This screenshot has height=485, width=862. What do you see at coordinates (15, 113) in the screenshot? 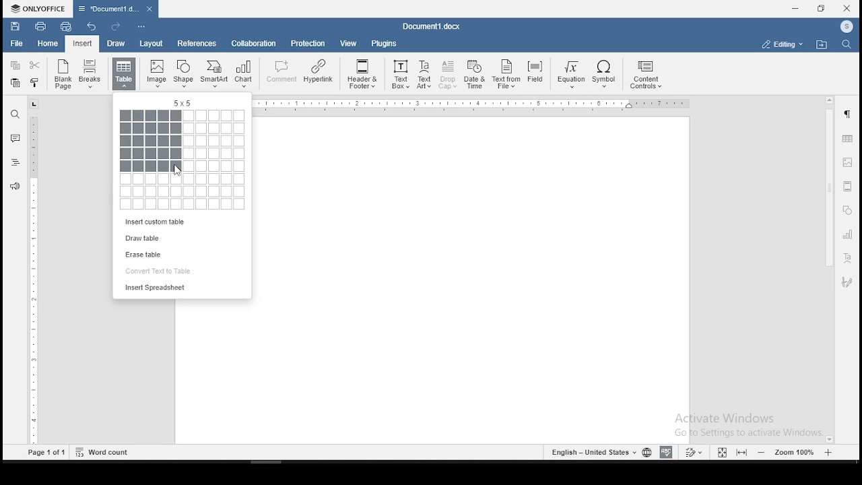
I see `find` at bounding box center [15, 113].